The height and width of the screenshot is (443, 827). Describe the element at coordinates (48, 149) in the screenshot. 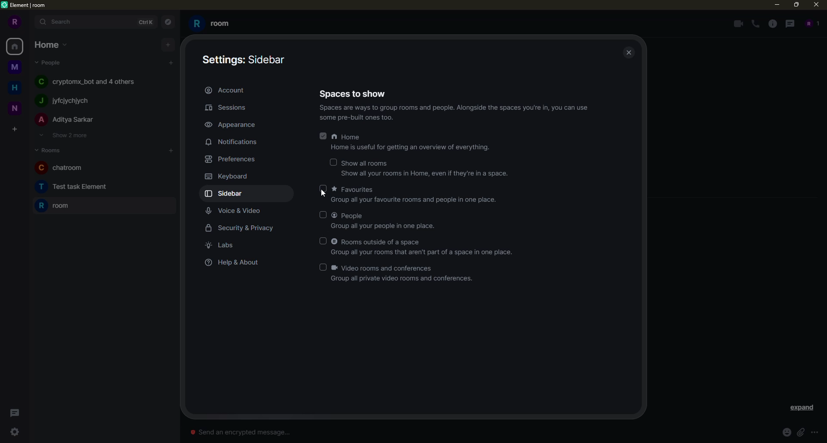

I see `rooms` at that location.